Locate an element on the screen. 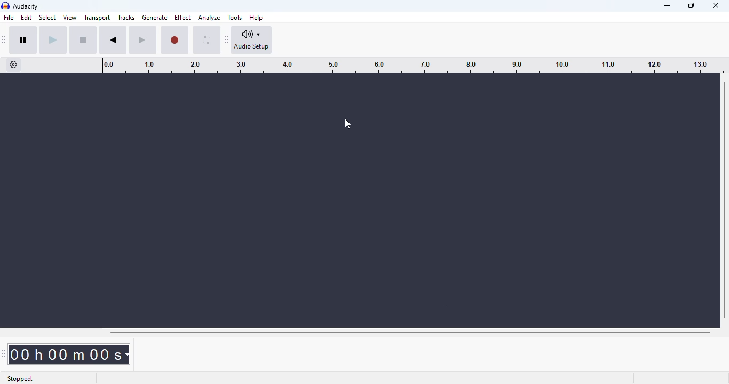 The height and width of the screenshot is (384, 729). generate is located at coordinates (155, 18).